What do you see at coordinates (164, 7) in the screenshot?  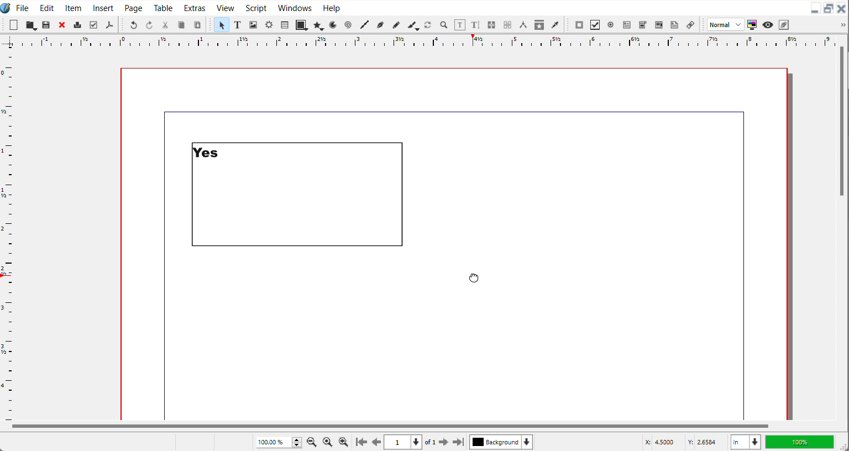 I see `Table` at bounding box center [164, 7].